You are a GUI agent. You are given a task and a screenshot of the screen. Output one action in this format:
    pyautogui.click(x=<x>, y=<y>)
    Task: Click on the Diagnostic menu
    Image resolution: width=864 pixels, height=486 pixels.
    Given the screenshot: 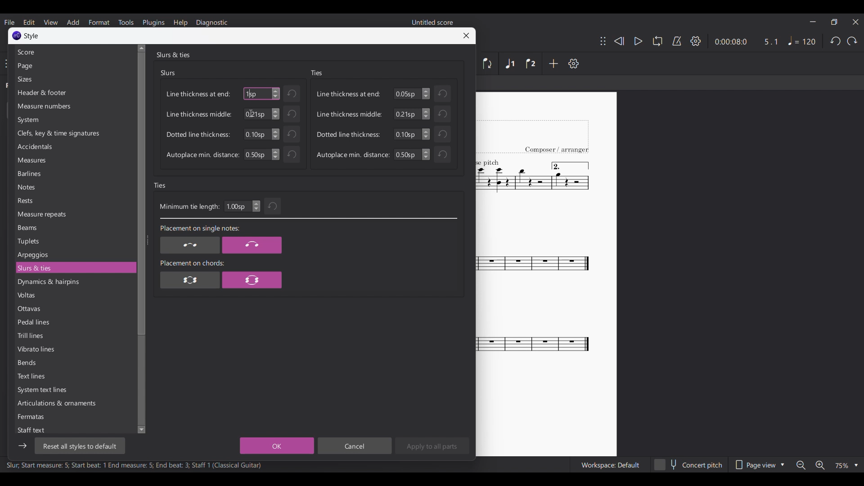 What is the action you would take?
    pyautogui.click(x=211, y=23)
    